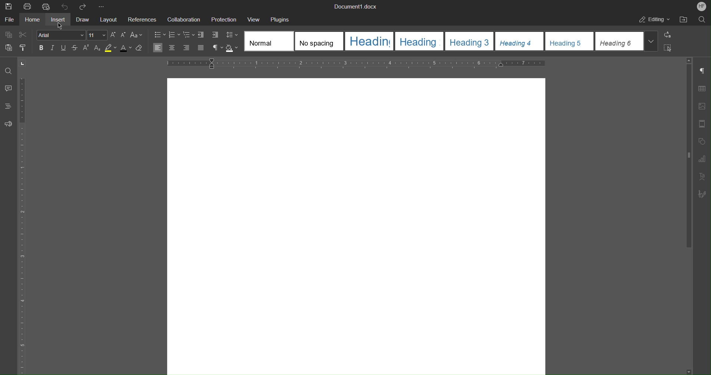 The image size is (711, 375). What do you see at coordinates (111, 48) in the screenshot?
I see `Highlight` at bounding box center [111, 48].